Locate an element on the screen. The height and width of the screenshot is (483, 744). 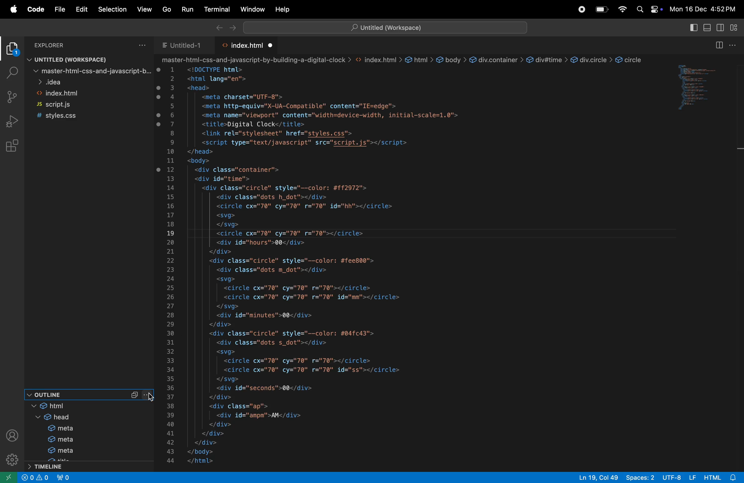
date and time is located at coordinates (705, 8).